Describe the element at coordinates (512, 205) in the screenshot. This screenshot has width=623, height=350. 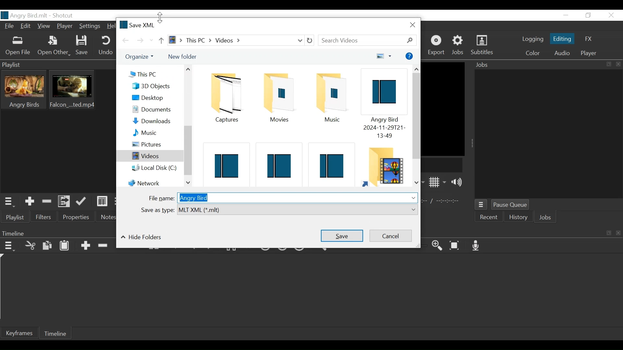
I see `Pause Queue` at that location.